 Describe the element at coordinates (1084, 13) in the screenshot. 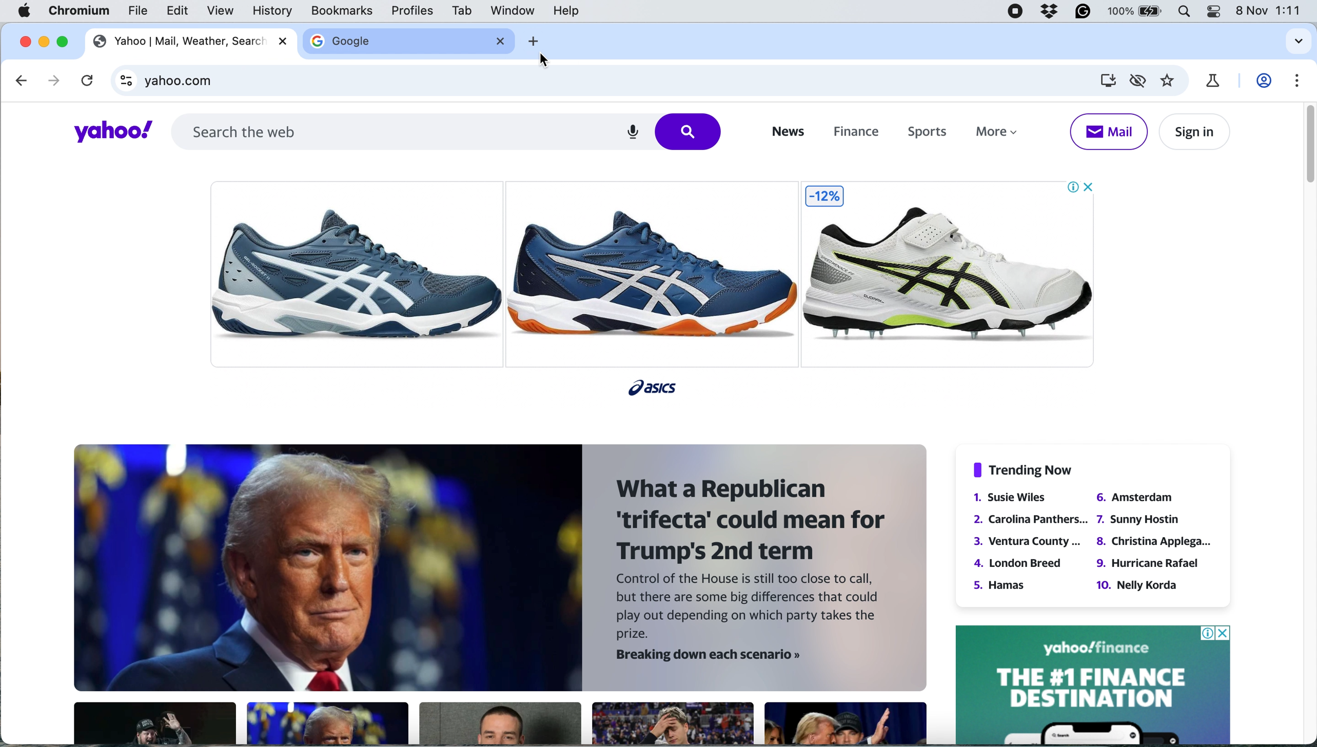

I see `grammarly` at that location.